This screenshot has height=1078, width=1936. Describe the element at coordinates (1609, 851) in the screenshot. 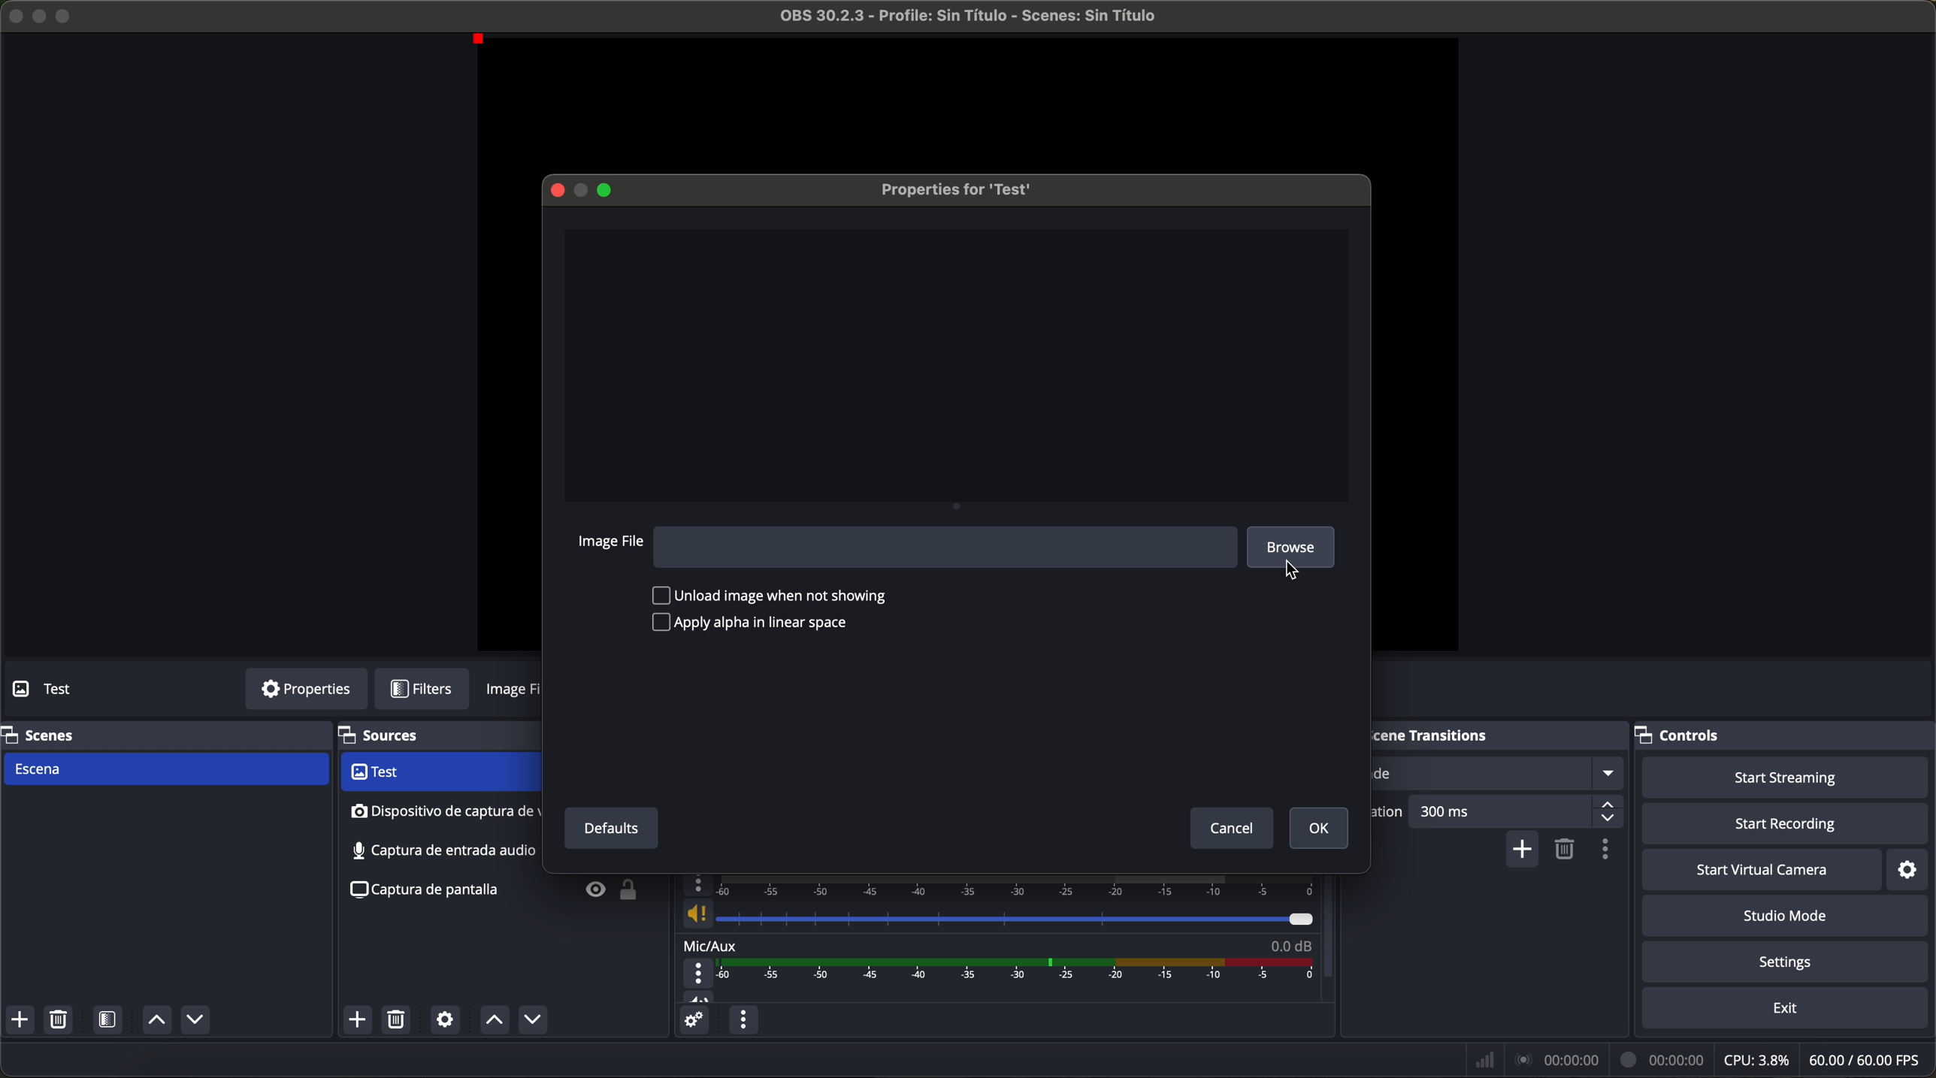

I see `transition properties` at that location.